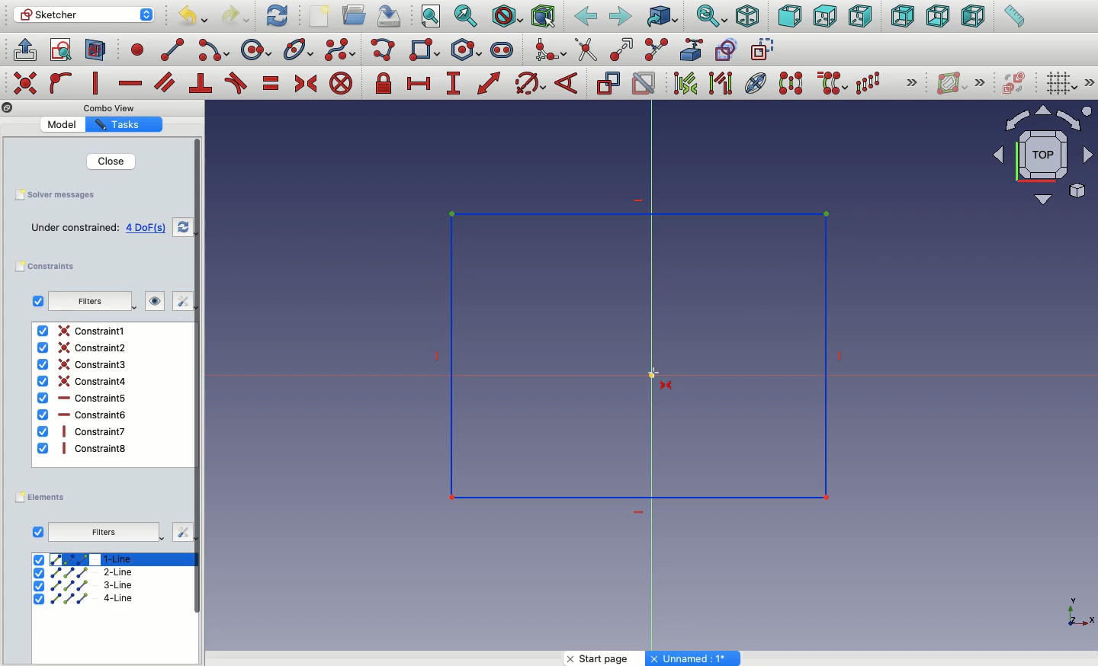  Describe the element at coordinates (83, 448) in the screenshot. I see `Constraint8` at that location.